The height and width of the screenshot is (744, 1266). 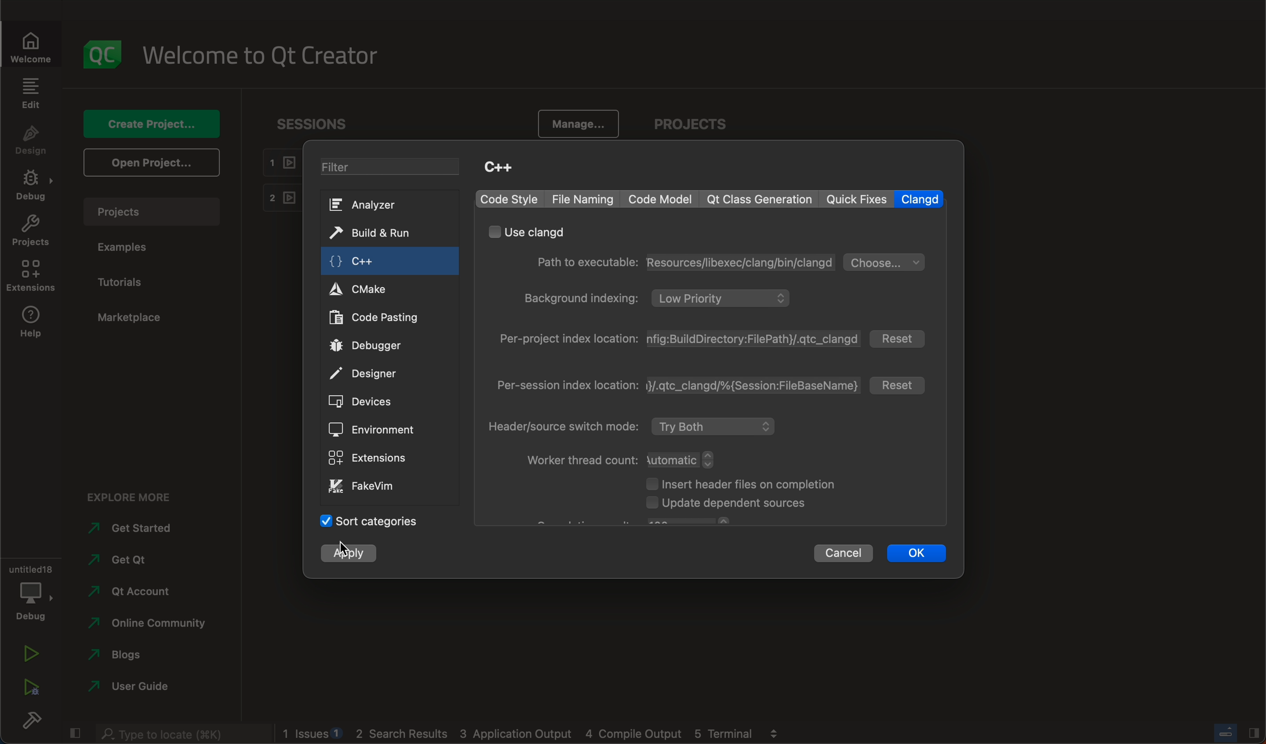 I want to click on per session location, so click(x=676, y=385).